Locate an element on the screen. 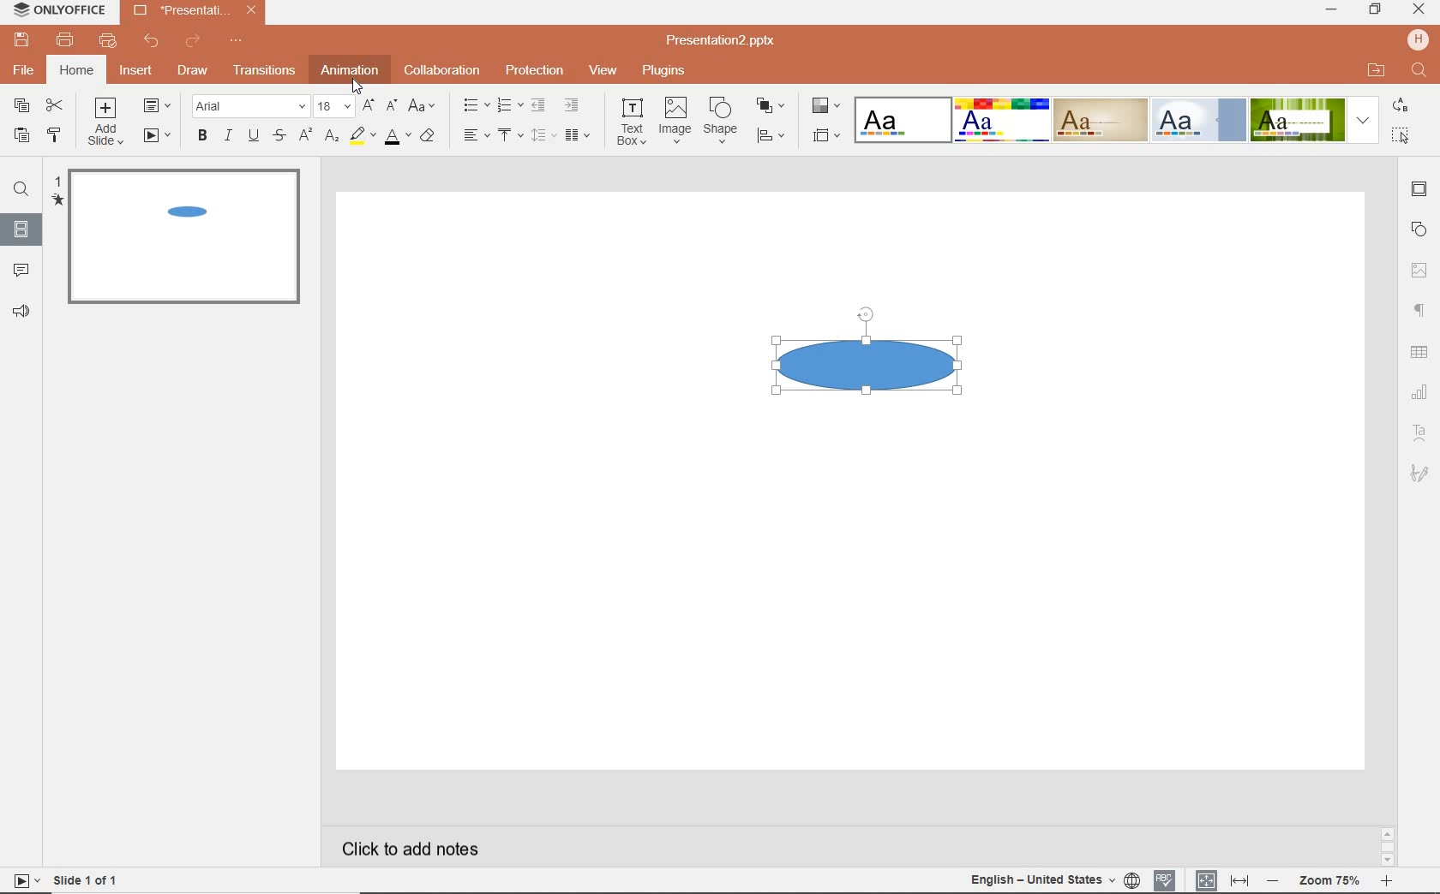 Image resolution: width=1440 pixels, height=894 pixels. home is located at coordinates (80, 70).